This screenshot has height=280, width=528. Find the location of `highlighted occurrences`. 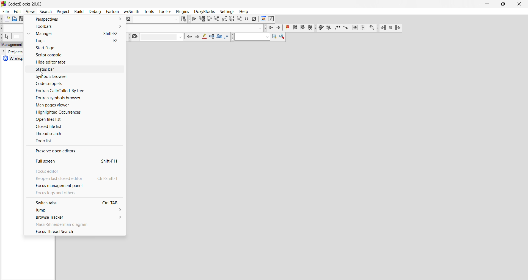

highlighted occurrences is located at coordinates (75, 113).